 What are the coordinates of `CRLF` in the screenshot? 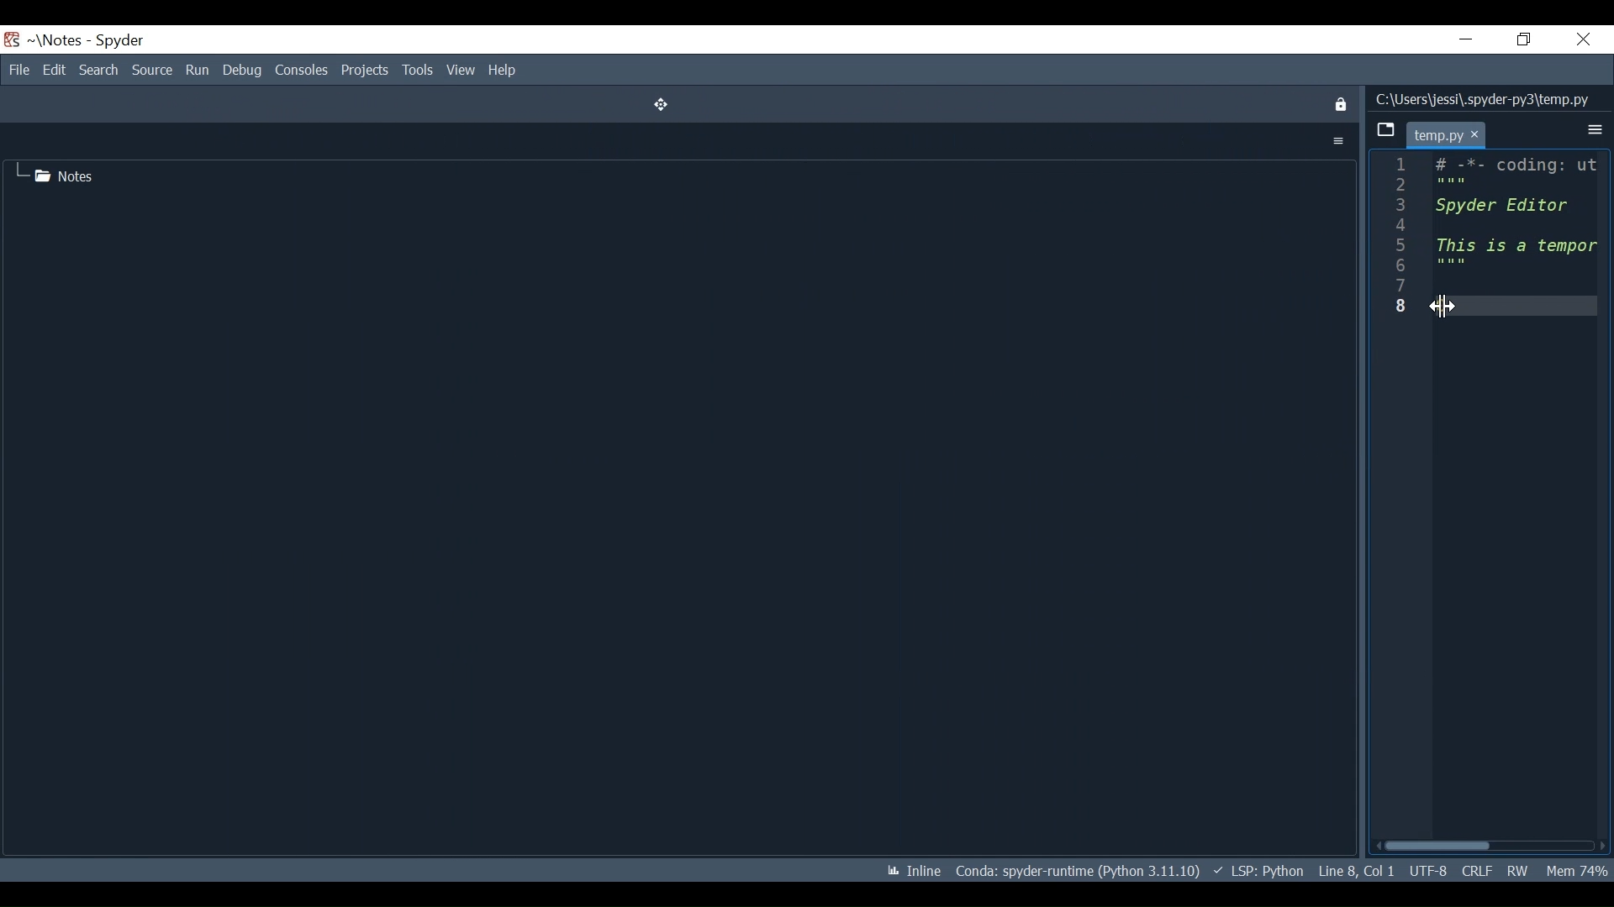 It's located at (1476, 869).